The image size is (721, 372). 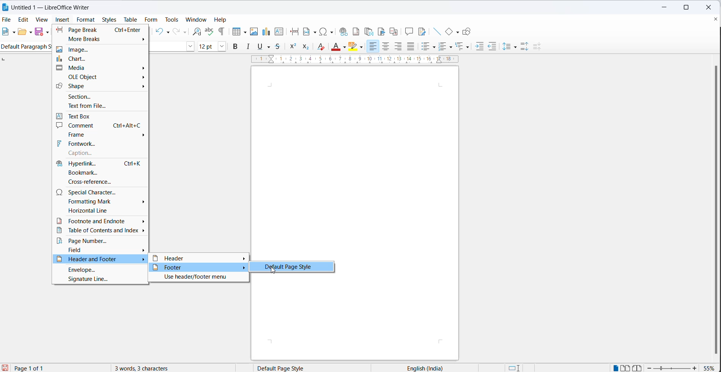 I want to click on comment, so click(x=97, y=126).